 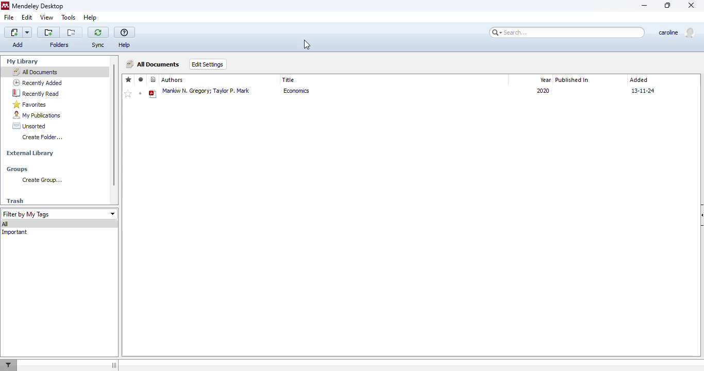 I want to click on add, so click(x=19, y=38).